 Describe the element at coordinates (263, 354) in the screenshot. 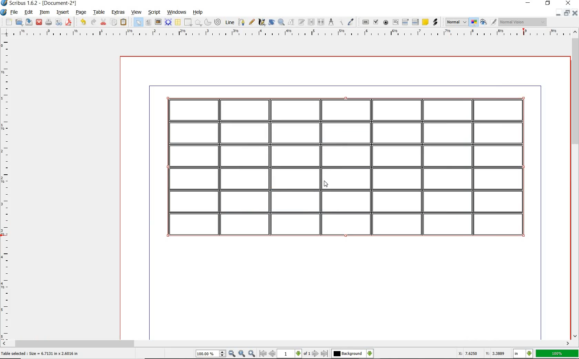

I see `go to first page` at that location.